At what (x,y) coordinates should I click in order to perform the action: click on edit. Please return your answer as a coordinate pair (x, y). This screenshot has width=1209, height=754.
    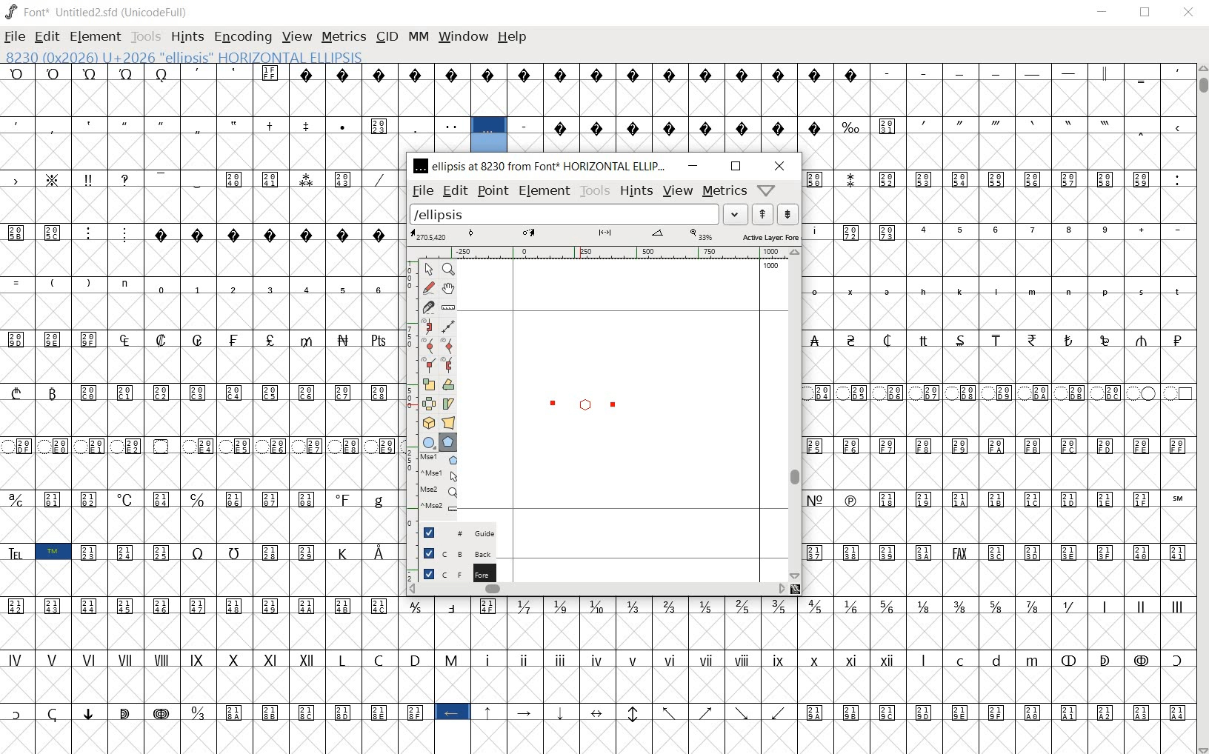
    Looking at the image, I should click on (453, 190).